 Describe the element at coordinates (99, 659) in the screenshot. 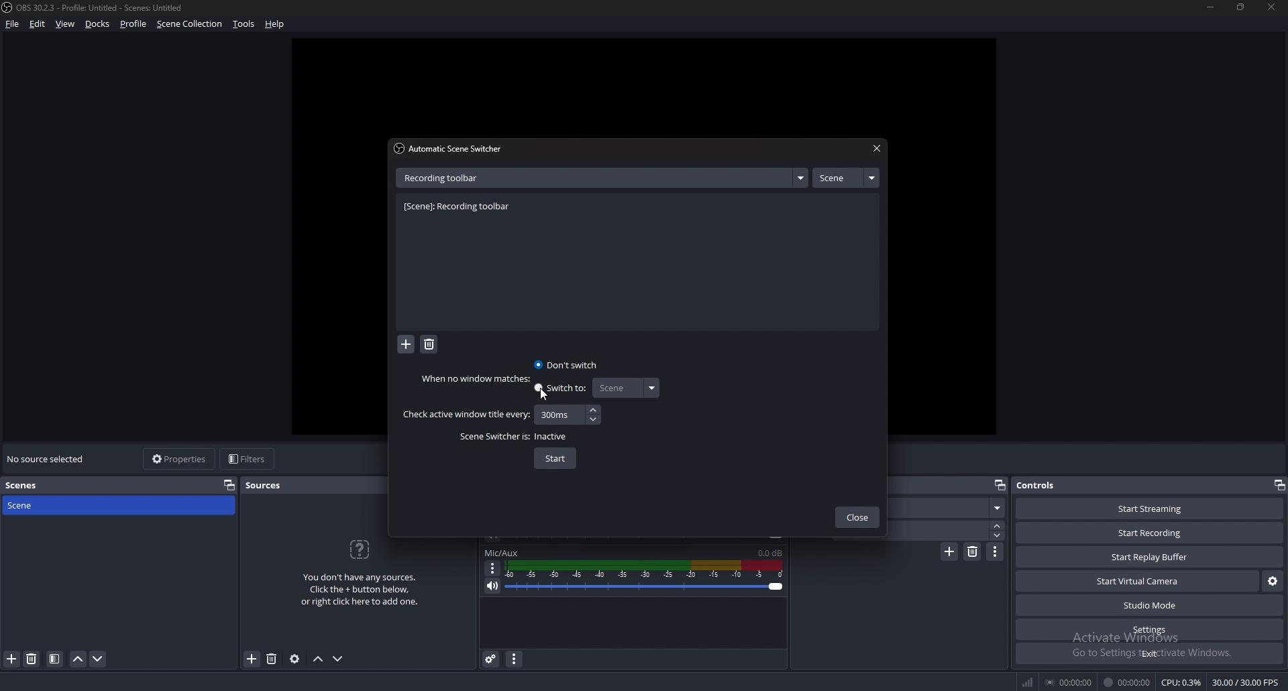

I see `move scene down` at that location.